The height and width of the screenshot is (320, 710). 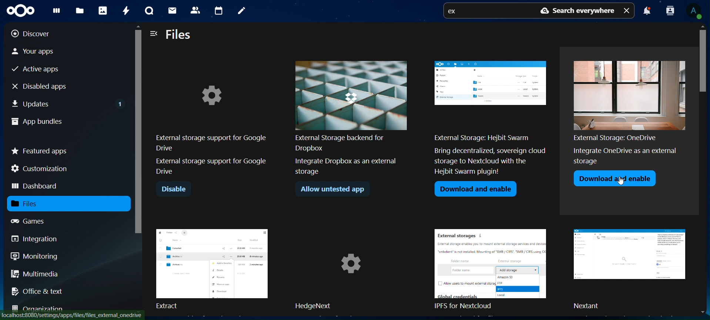 I want to click on dashboard, so click(x=36, y=187).